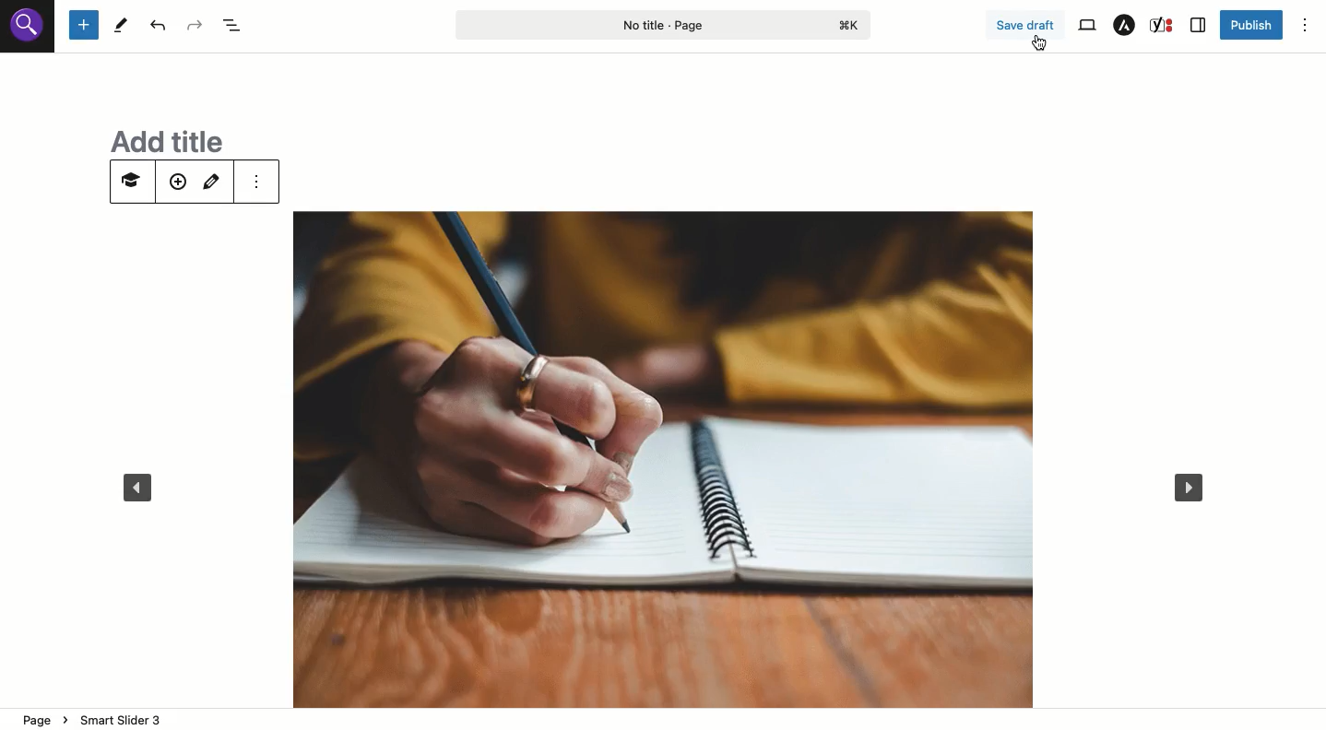  What do you see at coordinates (664, 24) in the screenshot?
I see `Page` at bounding box center [664, 24].